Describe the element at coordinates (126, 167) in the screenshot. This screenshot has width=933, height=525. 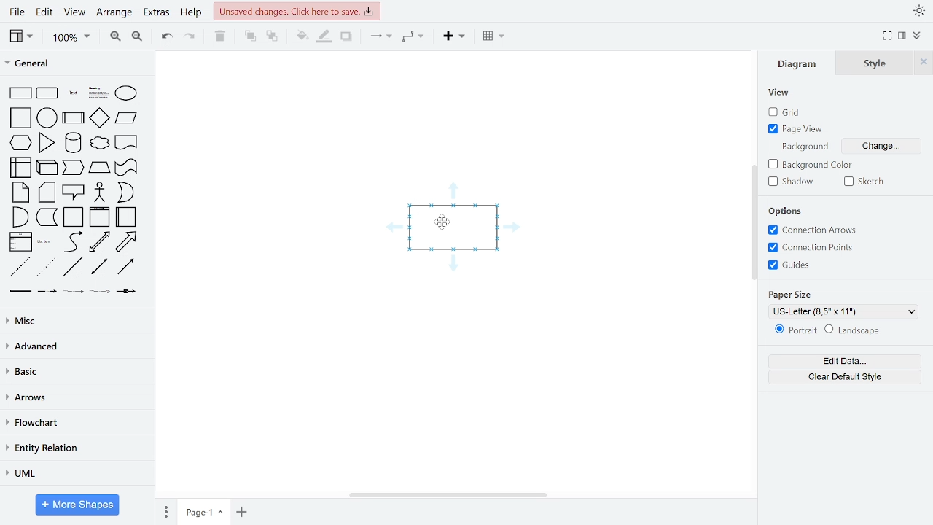
I see `trapezoid` at that location.